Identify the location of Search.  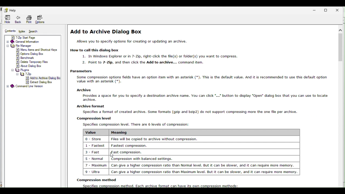
(35, 32).